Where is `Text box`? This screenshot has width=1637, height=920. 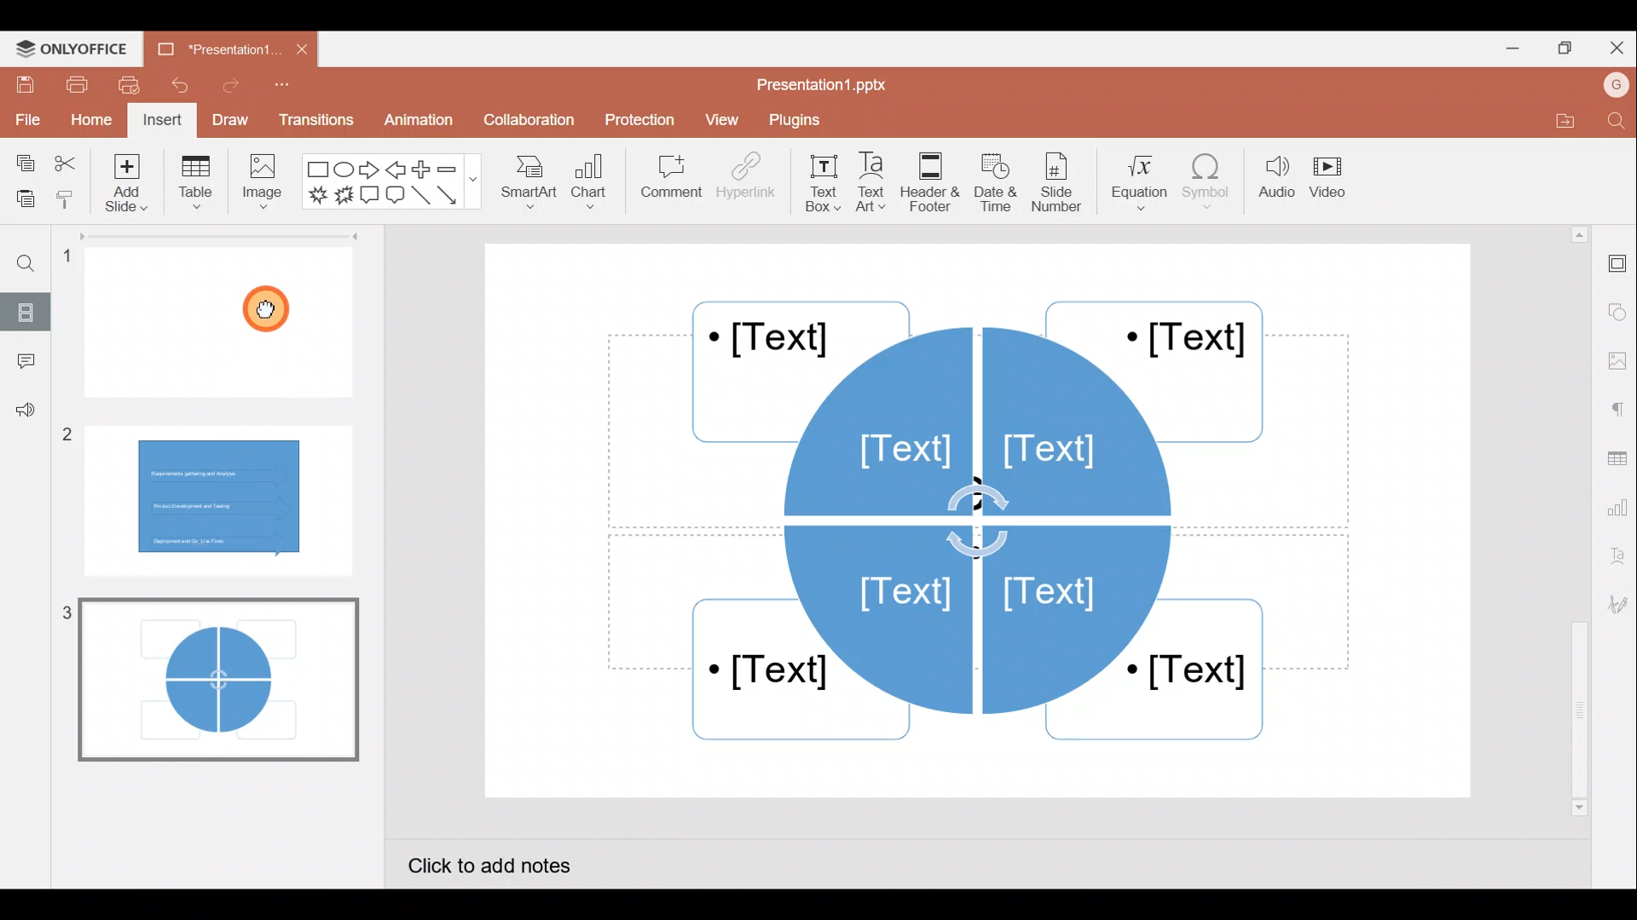
Text box is located at coordinates (818, 183).